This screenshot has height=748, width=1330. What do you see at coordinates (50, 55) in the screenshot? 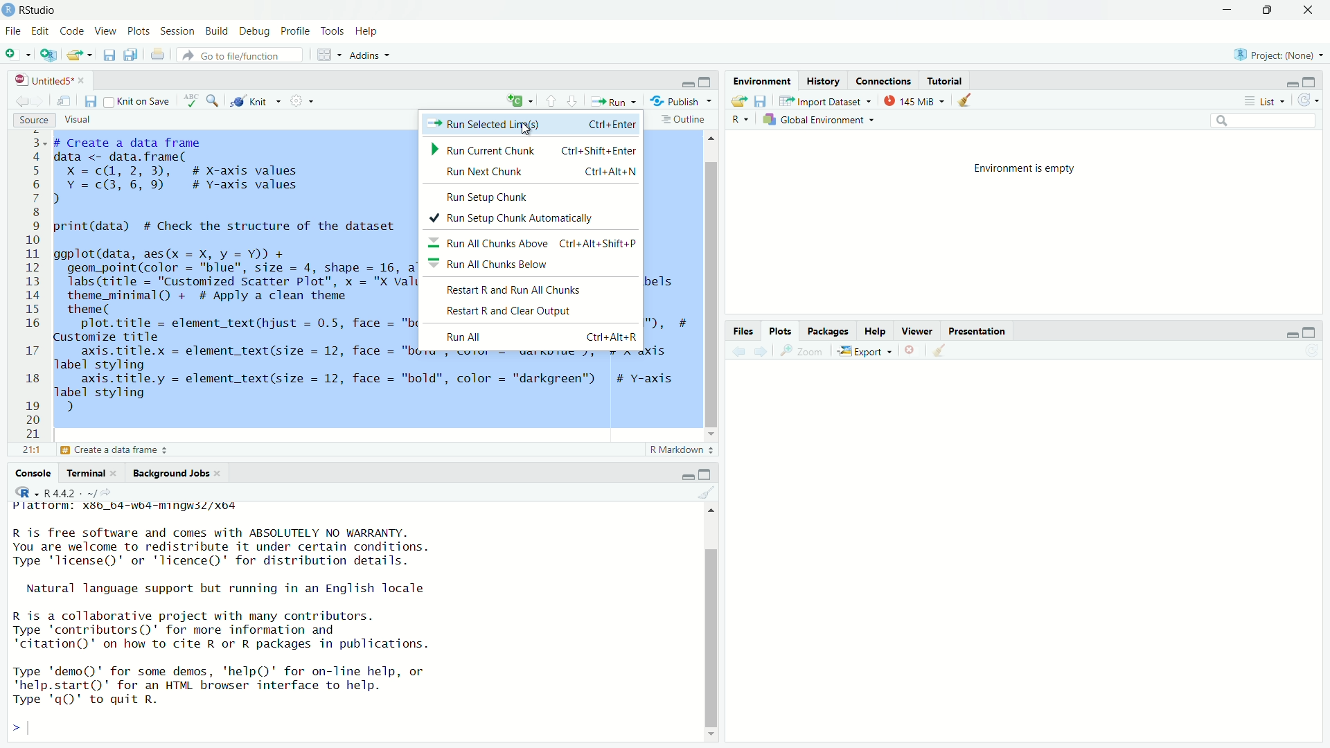
I see `Create a project` at bounding box center [50, 55].